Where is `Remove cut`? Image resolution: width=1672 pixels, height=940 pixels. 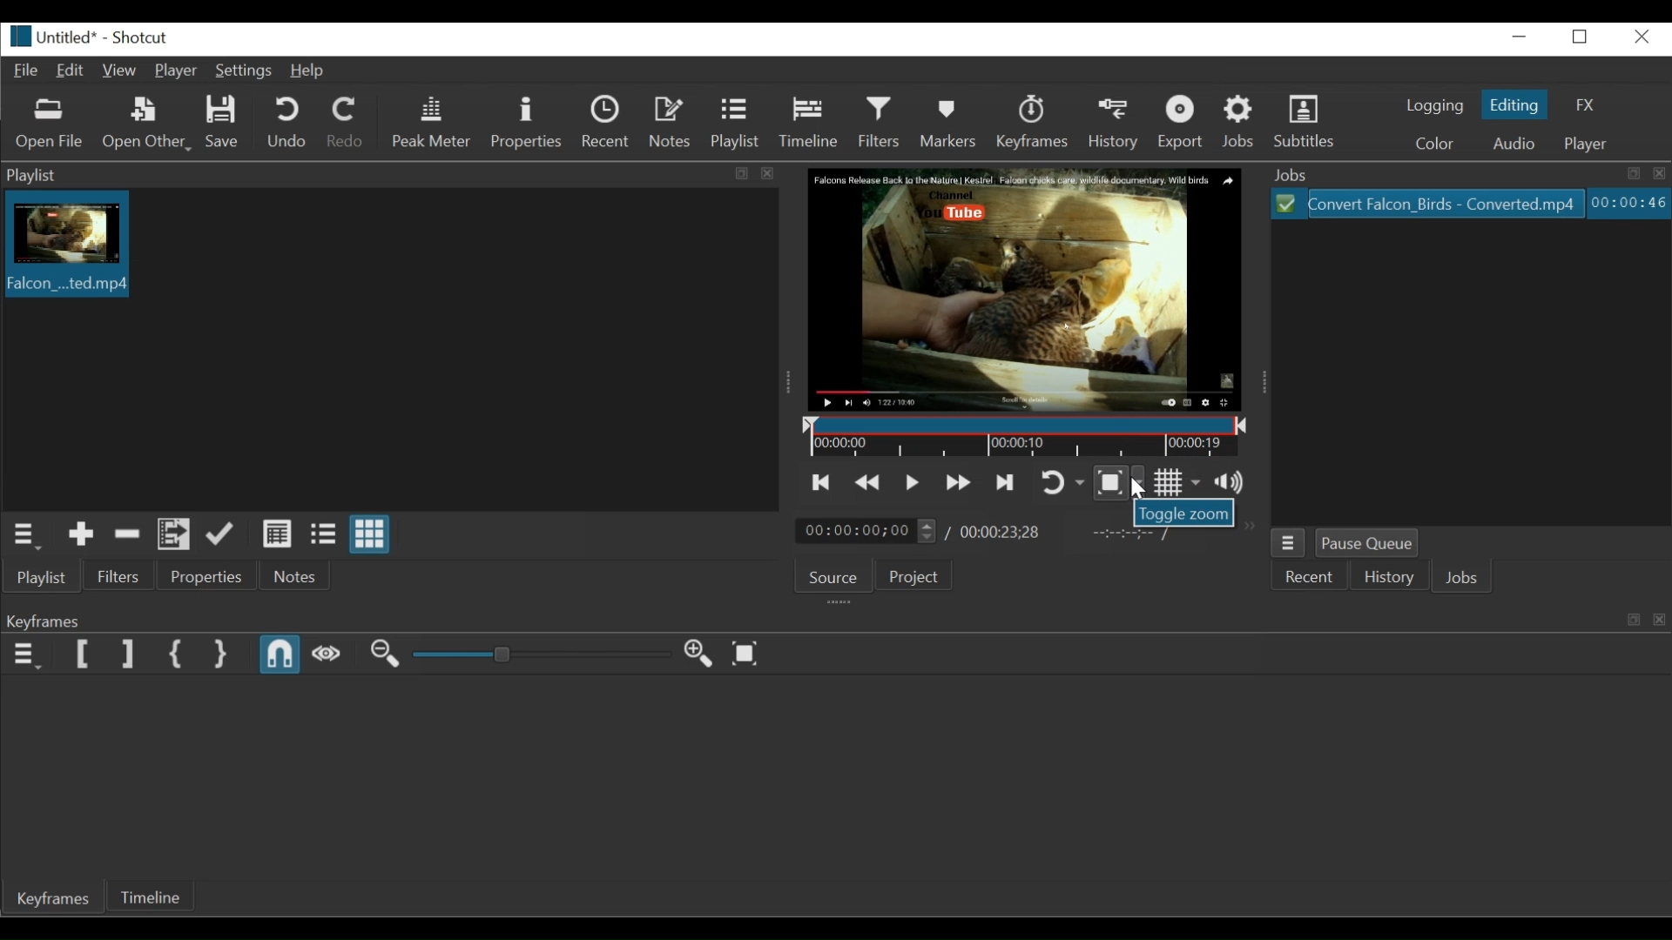 Remove cut is located at coordinates (128, 534).